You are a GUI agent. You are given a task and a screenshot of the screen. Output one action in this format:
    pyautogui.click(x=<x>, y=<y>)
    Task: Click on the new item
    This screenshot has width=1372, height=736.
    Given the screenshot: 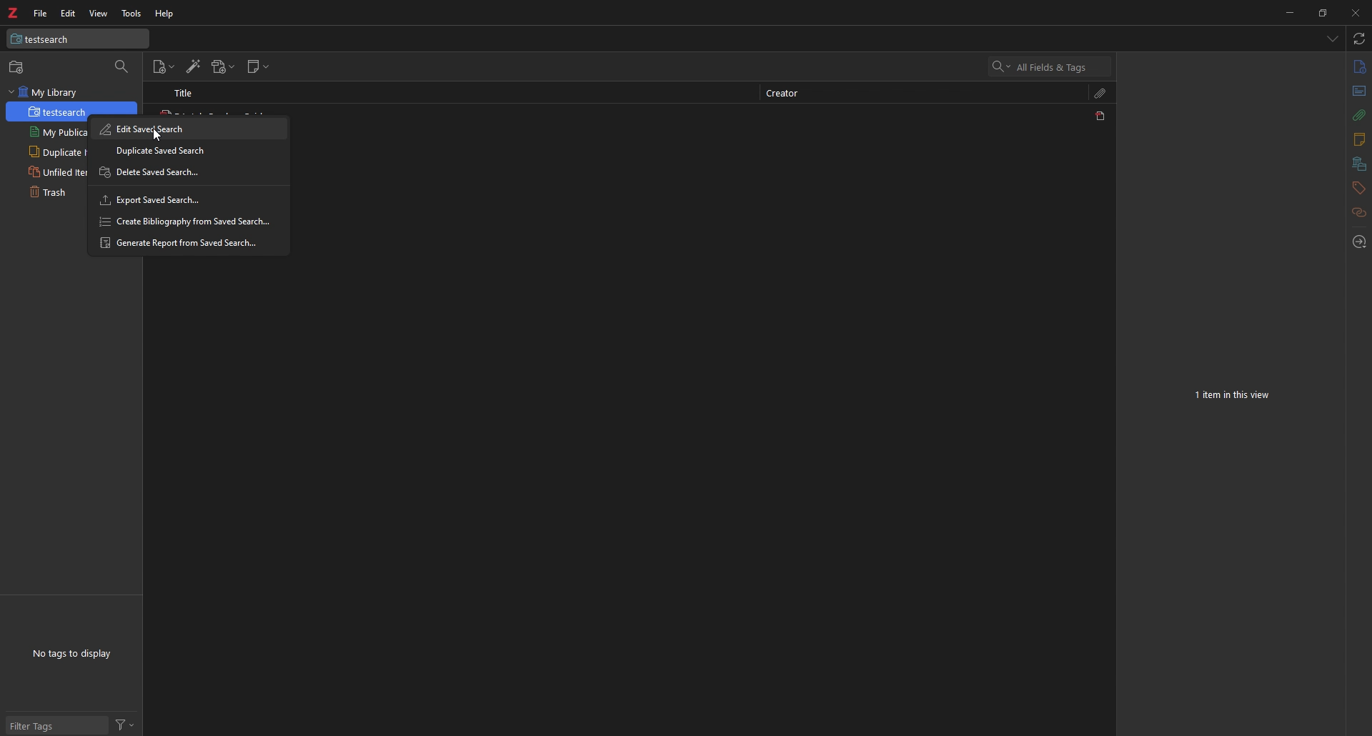 What is the action you would take?
    pyautogui.click(x=18, y=66)
    